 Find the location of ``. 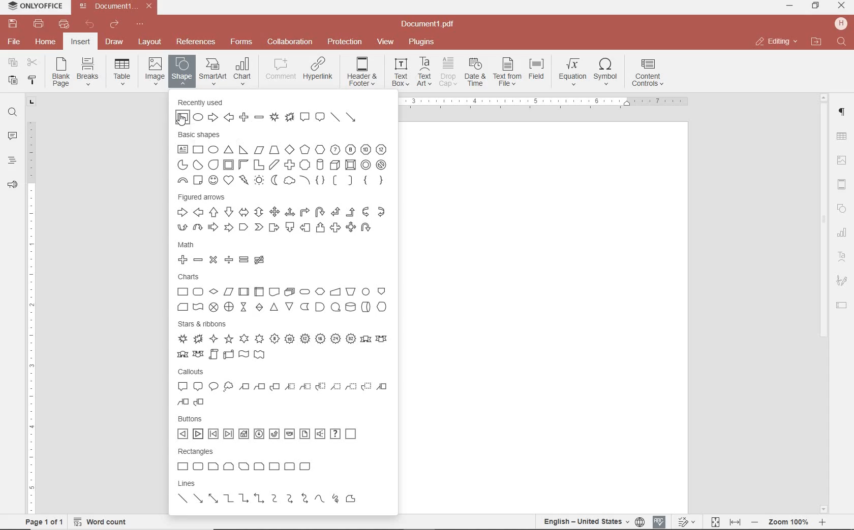

 is located at coordinates (546, 103).